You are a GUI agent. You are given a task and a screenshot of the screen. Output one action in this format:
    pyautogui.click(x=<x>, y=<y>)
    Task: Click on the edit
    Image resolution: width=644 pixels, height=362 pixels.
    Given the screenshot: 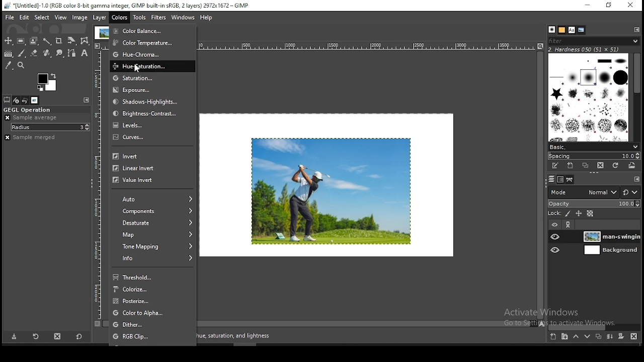 What is the action you would take?
    pyautogui.click(x=24, y=17)
    